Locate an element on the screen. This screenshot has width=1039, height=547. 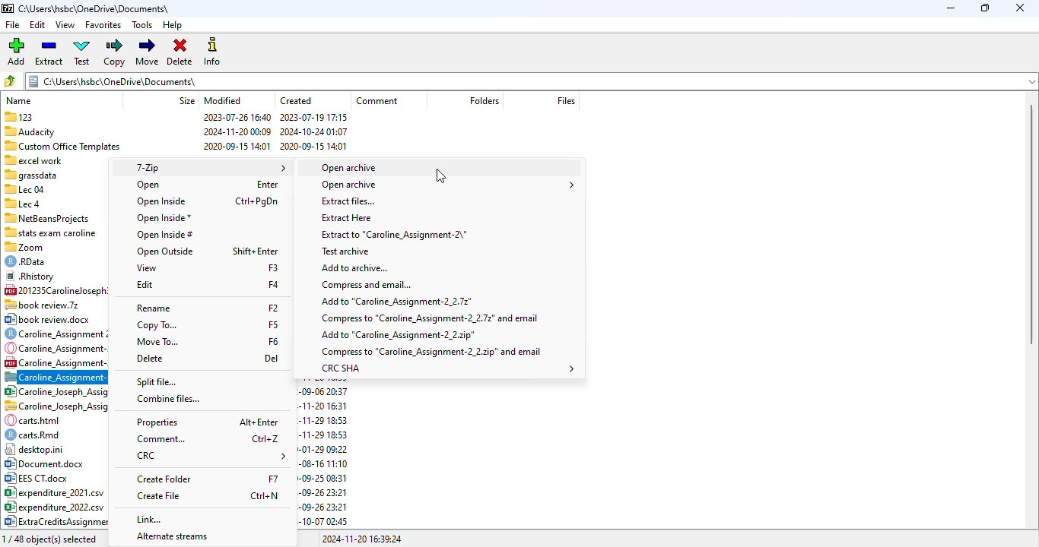
open is located at coordinates (149, 185).